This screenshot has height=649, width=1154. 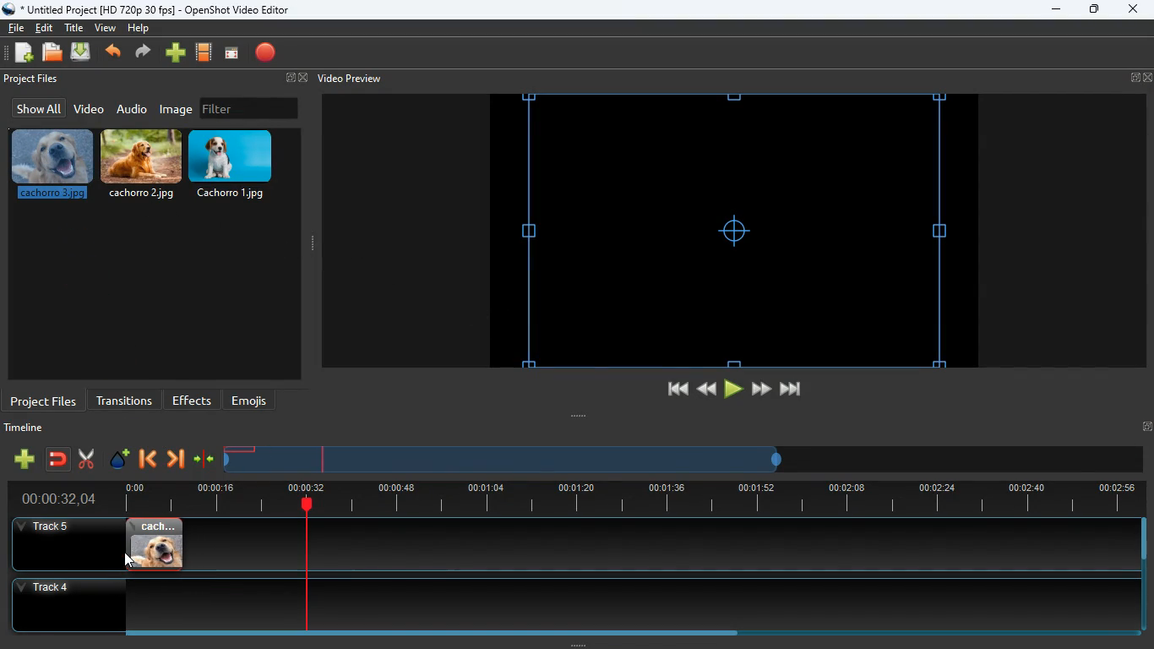 What do you see at coordinates (193, 400) in the screenshot?
I see `effects` at bounding box center [193, 400].